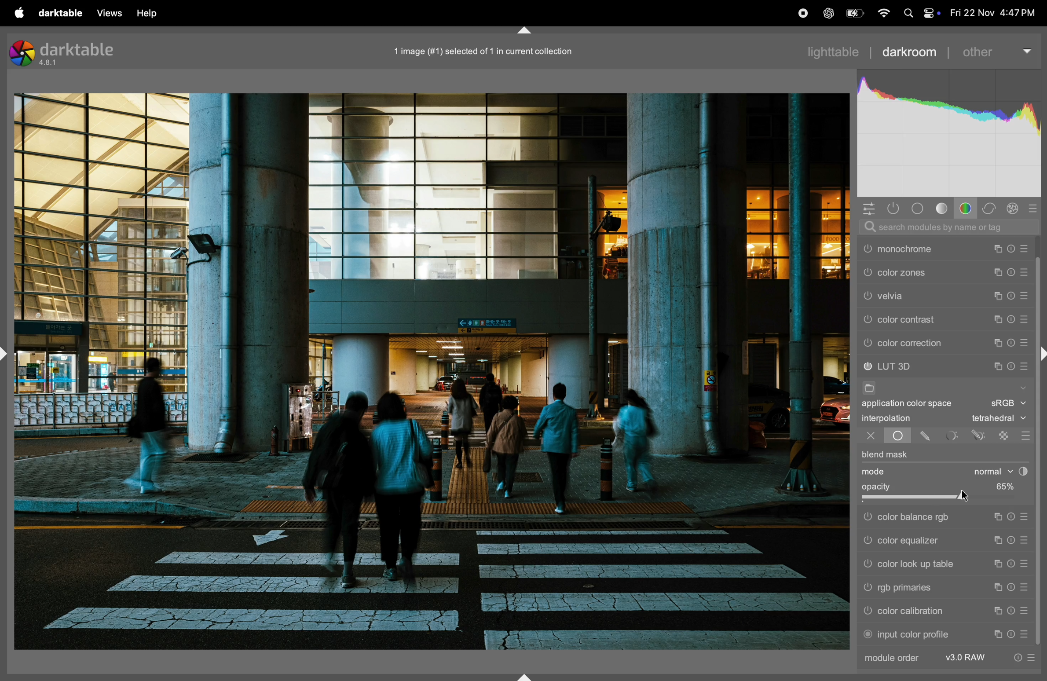 This screenshot has height=681, width=1047. I want to click on , so click(868, 564).